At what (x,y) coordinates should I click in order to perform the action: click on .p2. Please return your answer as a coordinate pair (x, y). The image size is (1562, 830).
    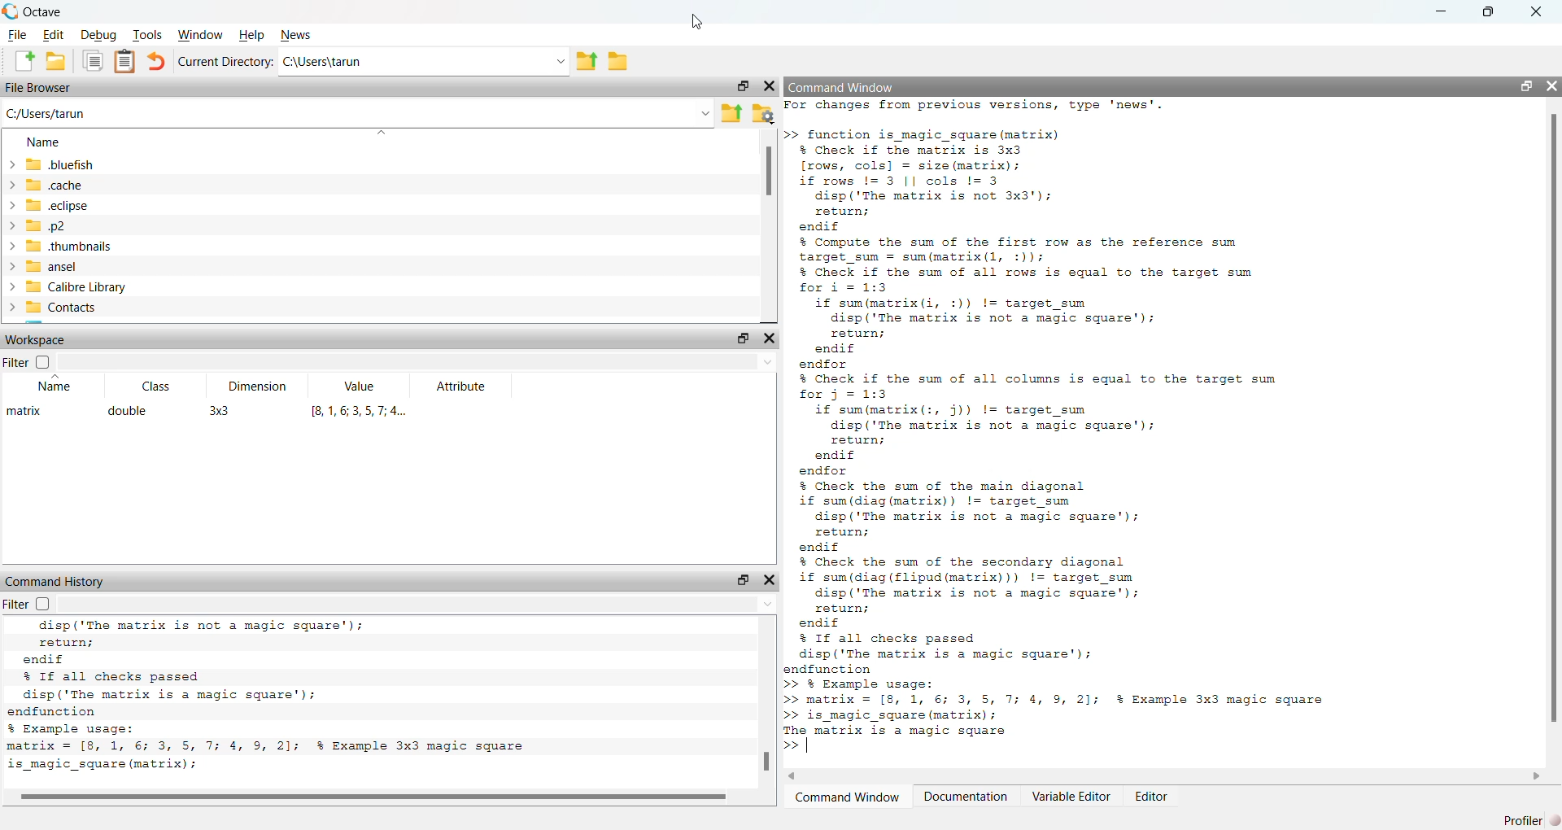
    Looking at the image, I should click on (37, 226).